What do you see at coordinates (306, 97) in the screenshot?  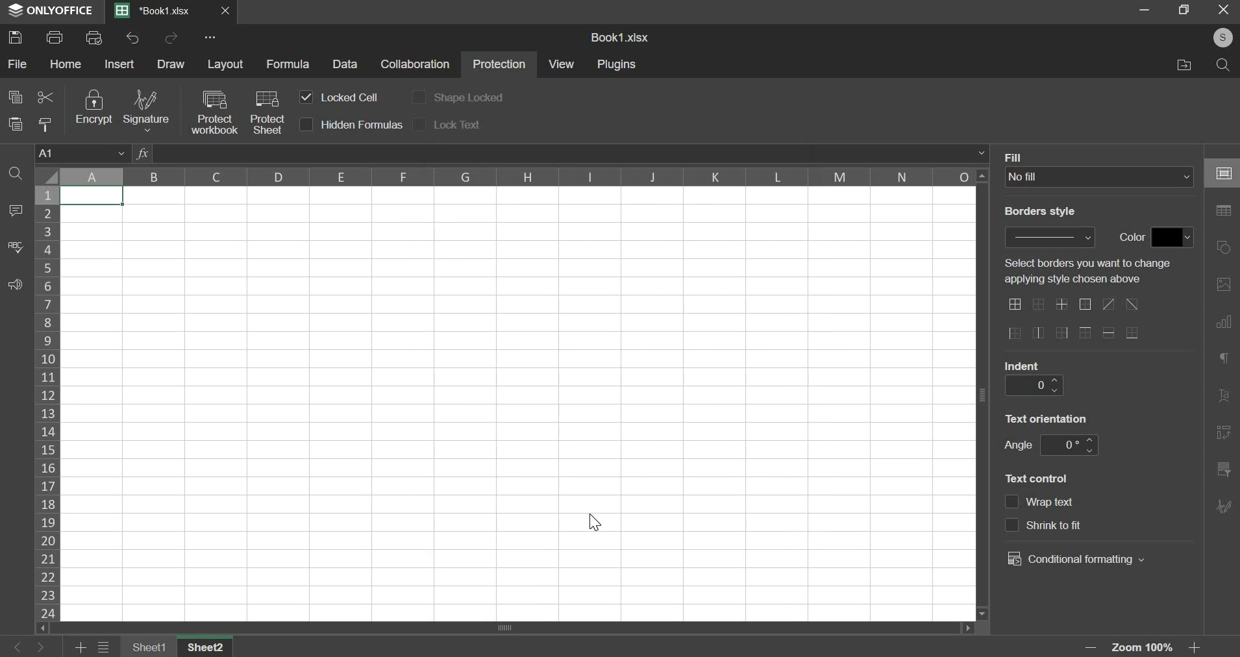 I see `checkbox` at bounding box center [306, 97].